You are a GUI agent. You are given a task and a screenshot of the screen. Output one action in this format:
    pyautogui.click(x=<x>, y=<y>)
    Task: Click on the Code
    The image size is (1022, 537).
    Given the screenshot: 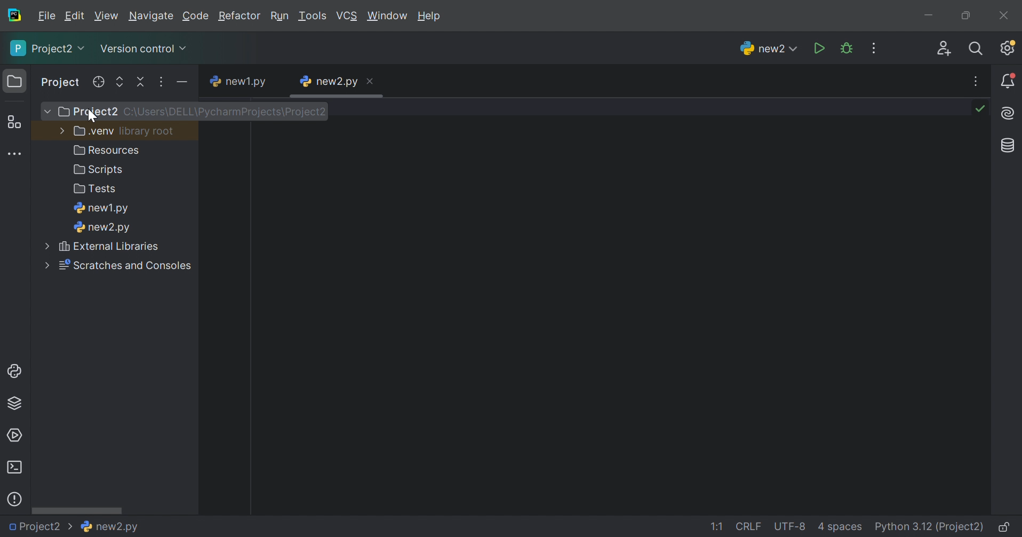 What is the action you would take?
    pyautogui.click(x=196, y=16)
    